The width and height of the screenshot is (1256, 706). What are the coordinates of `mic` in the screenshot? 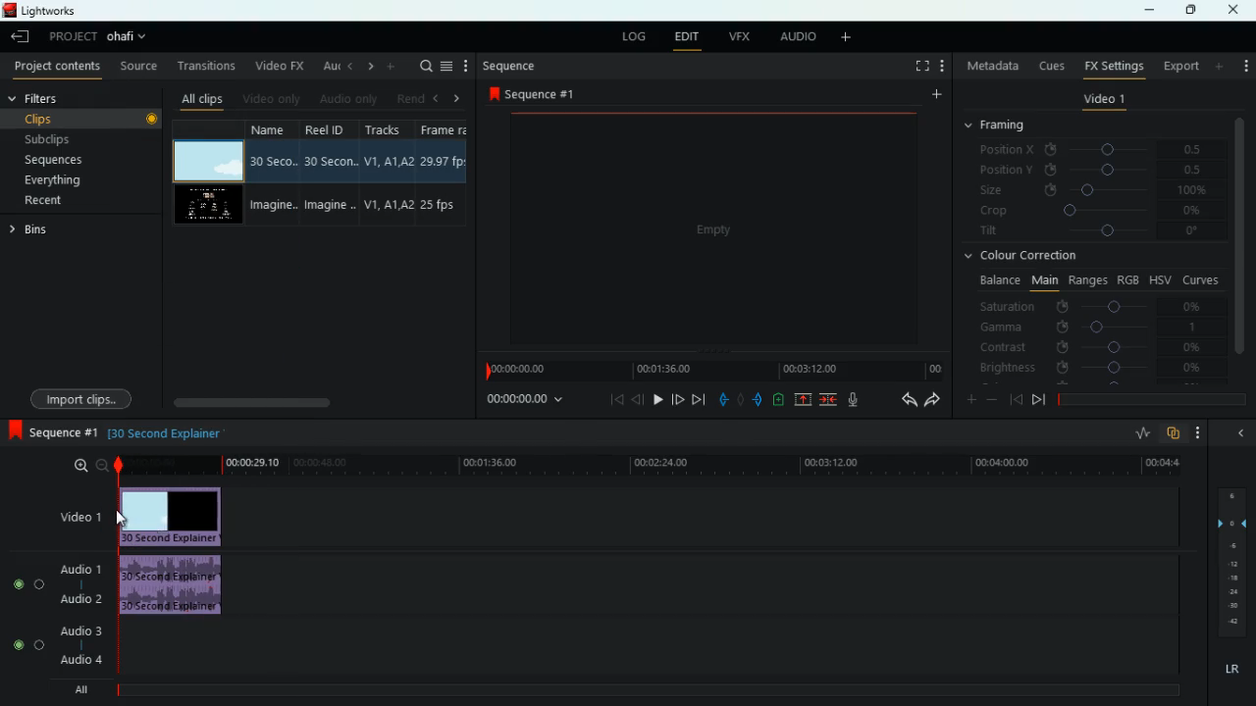 It's located at (850, 400).